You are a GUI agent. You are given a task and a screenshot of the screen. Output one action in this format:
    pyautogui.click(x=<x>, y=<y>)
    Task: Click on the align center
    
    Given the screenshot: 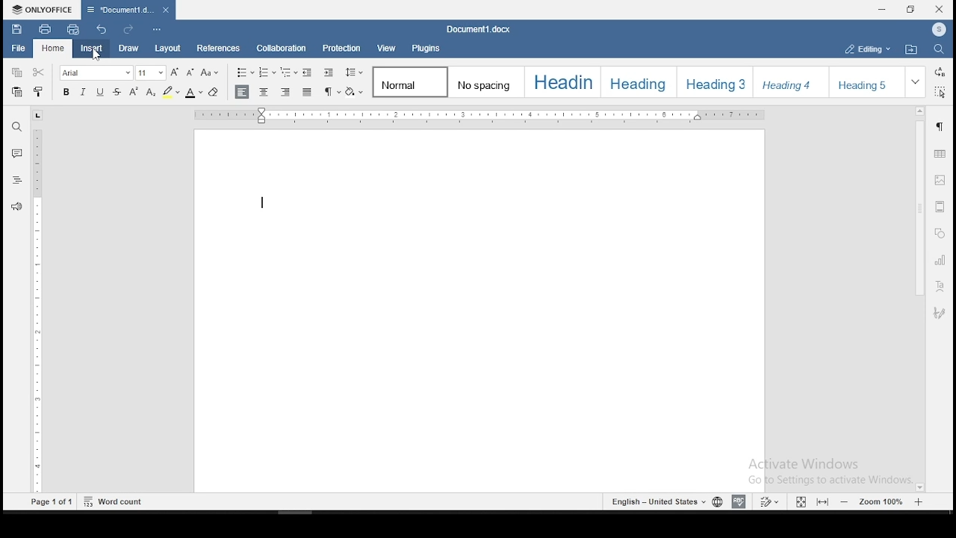 What is the action you would take?
    pyautogui.click(x=265, y=91)
    